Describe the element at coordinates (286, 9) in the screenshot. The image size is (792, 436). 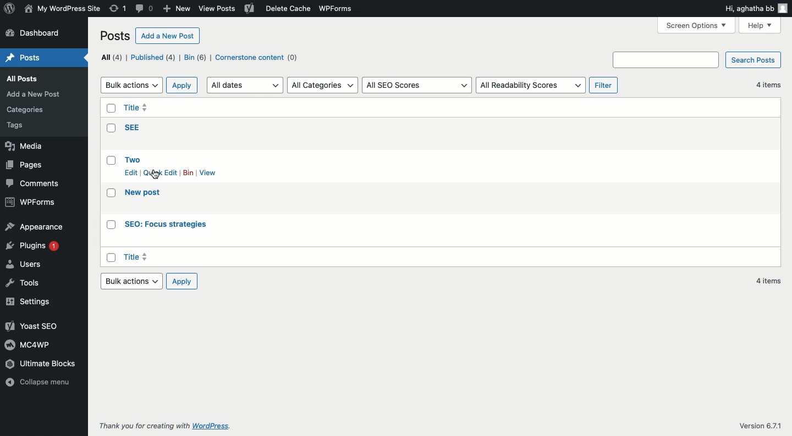
I see `Delete cache` at that location.